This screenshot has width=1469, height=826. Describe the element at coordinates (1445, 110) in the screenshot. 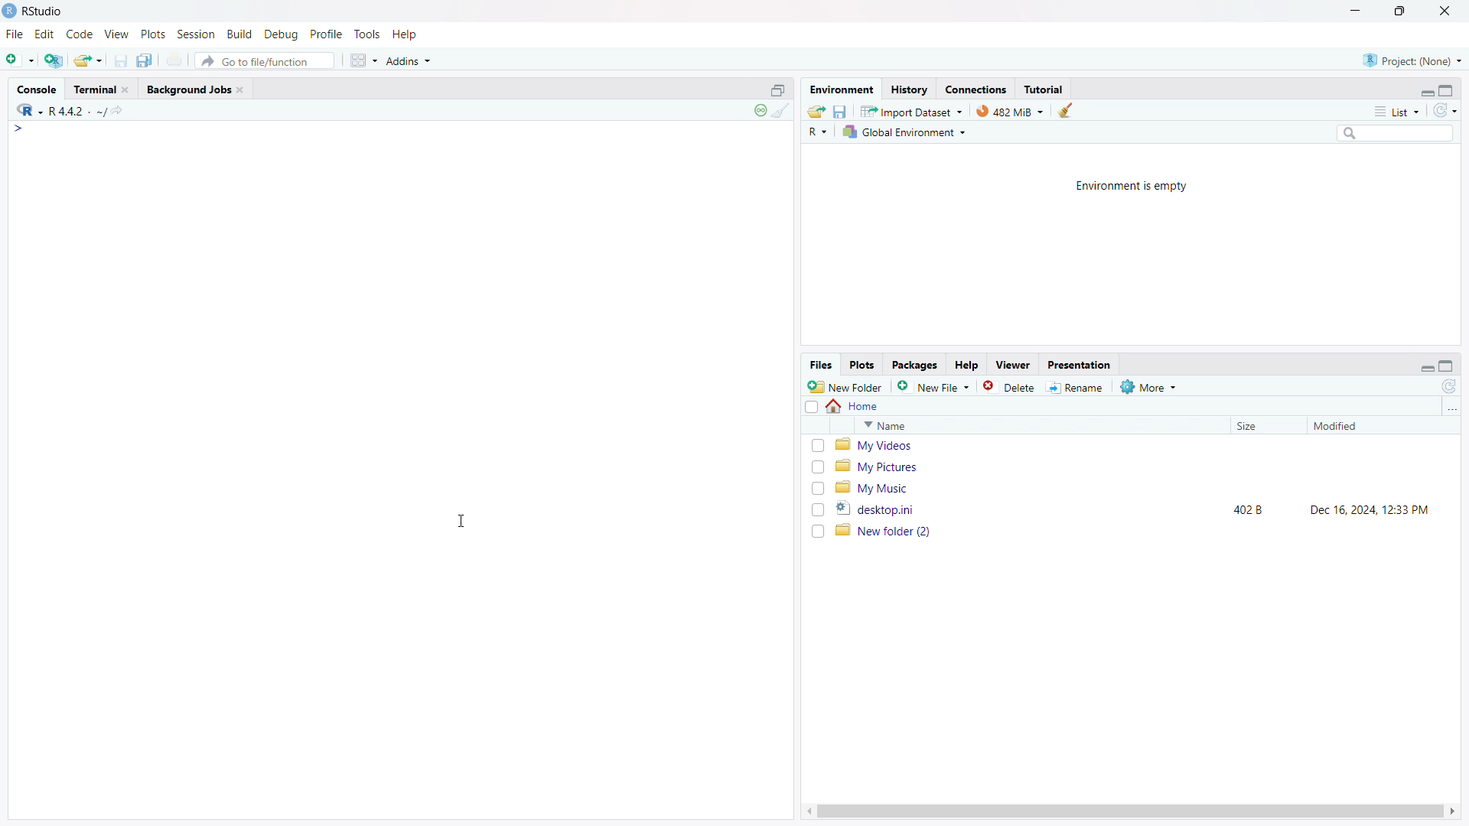

I see `refresh the list of objects` at that location.